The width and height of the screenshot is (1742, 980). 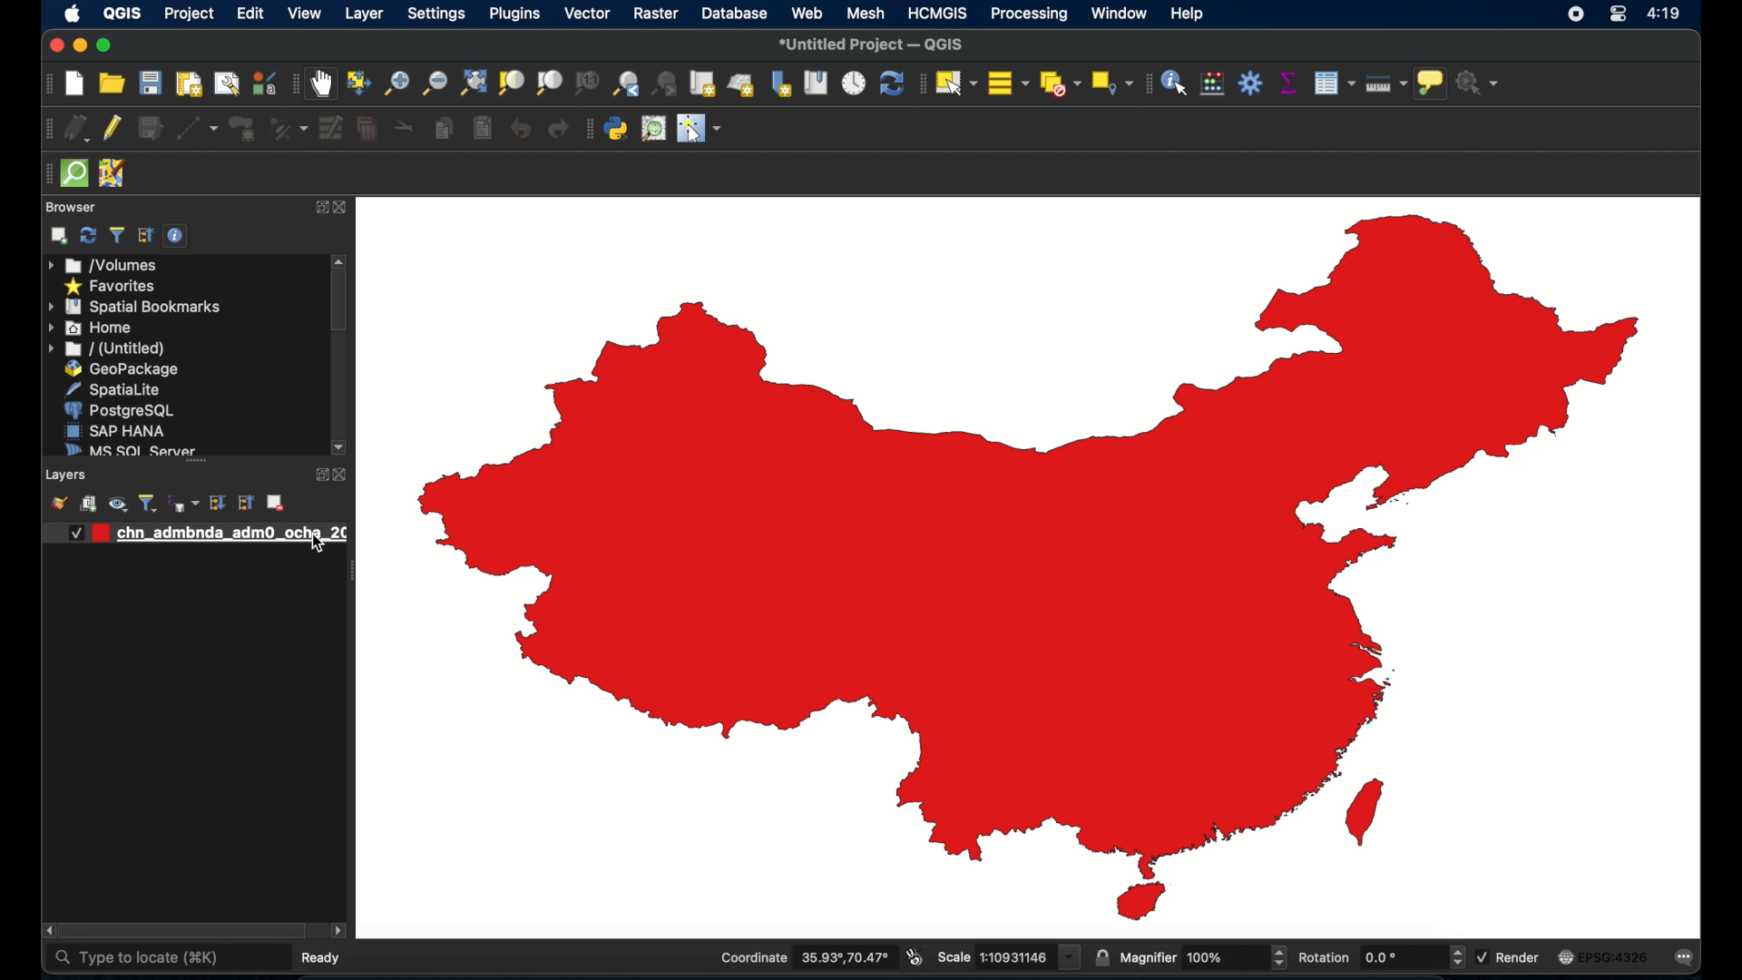 What do you see at coordinates (339, 303) in the screenshot?
I see `scroll box` at bounding box center [339, 303].